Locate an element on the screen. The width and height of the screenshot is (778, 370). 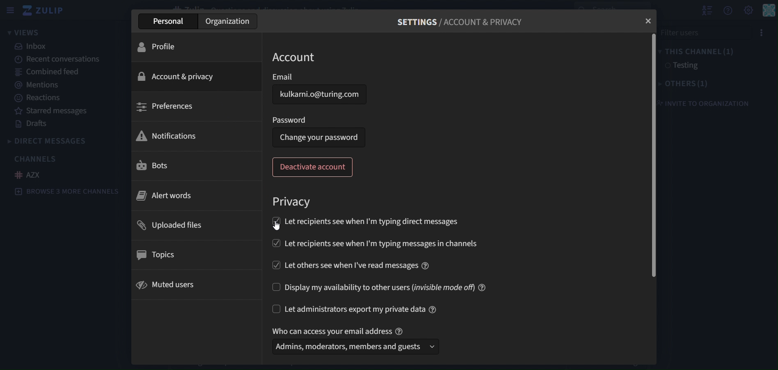
zulip is located at coordinates (43, 10).